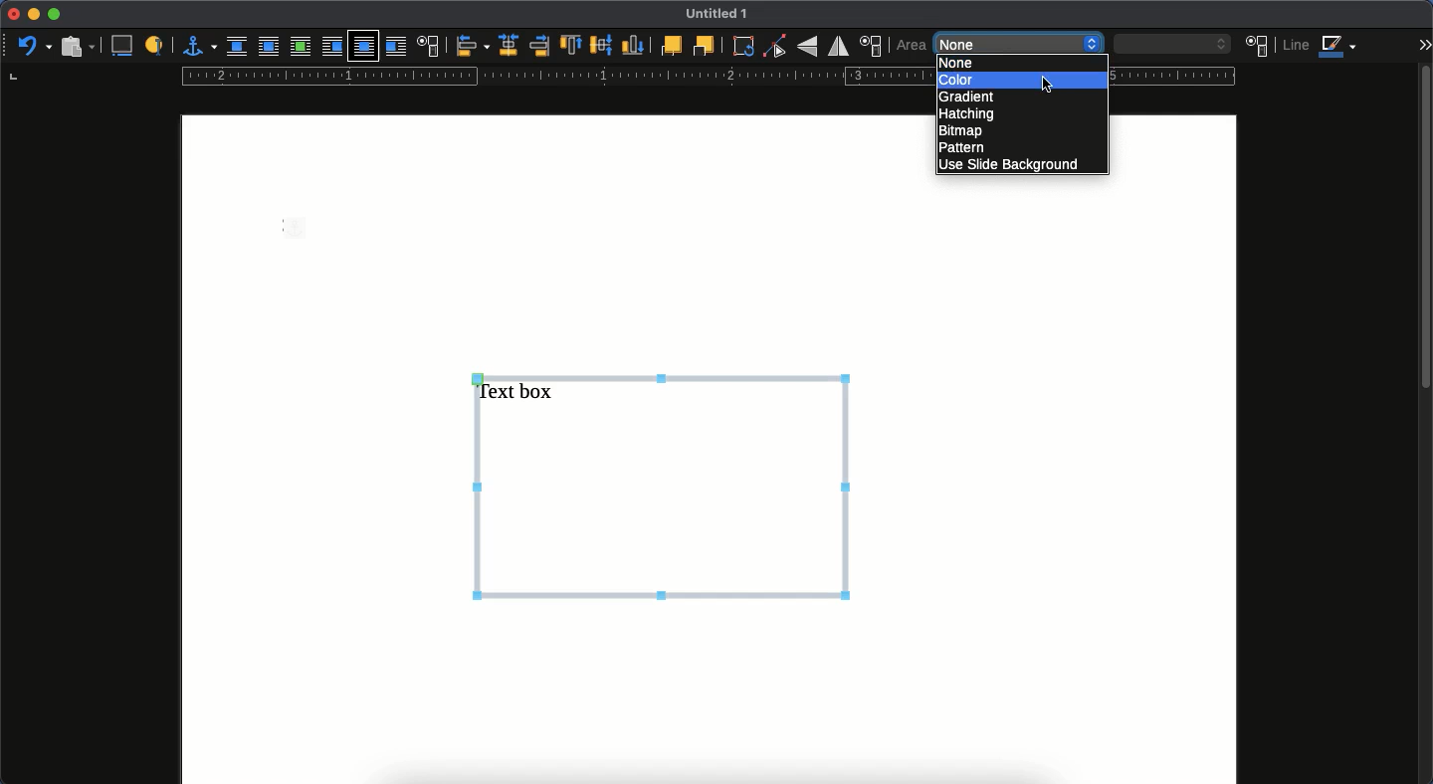 The height and width of the screenshot is (784, 1433). What do you see at coordinates (775, 47) in the screenshot?
I see `point end mode` at bounding box center [775, 47].